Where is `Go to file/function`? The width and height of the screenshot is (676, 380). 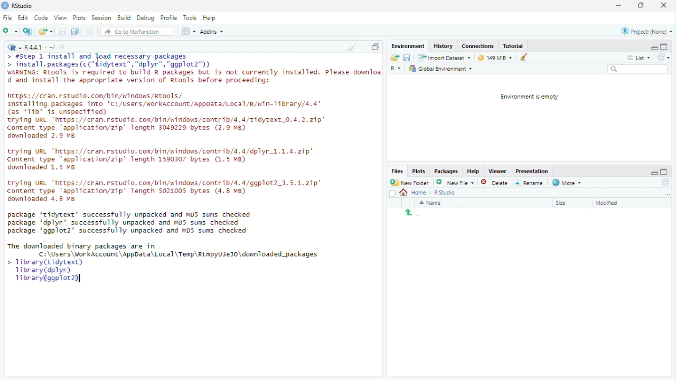 Go to file/function is located at coordinates (133, 32).